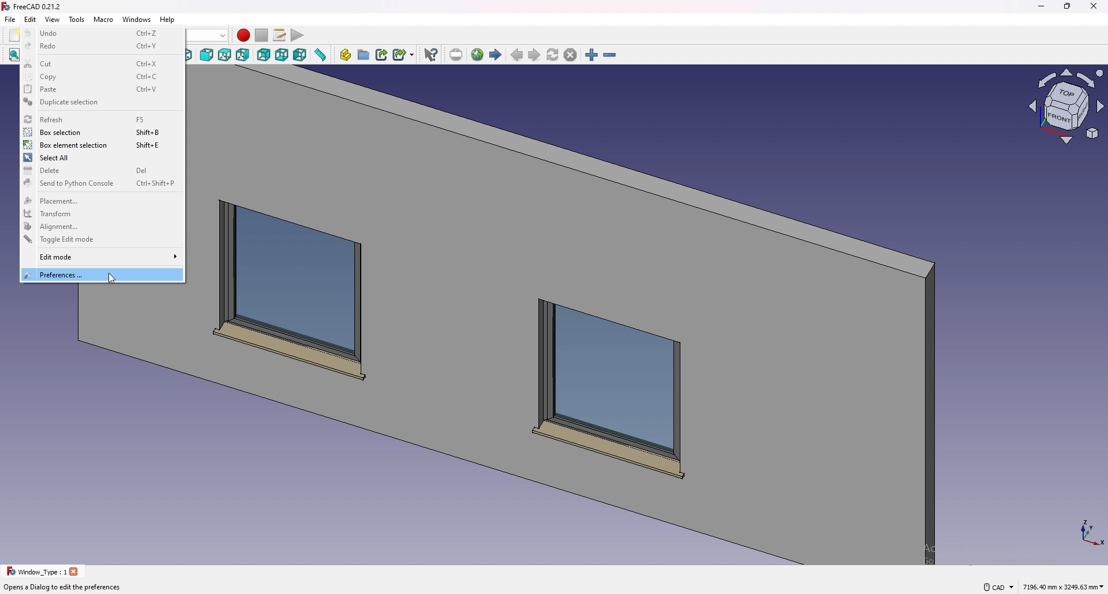 The width and height of the screenshot is (1108, 594). What do you see at coordinates (264, 55) in the screenshot?
I see `rear` at bounding box center [264, 55].